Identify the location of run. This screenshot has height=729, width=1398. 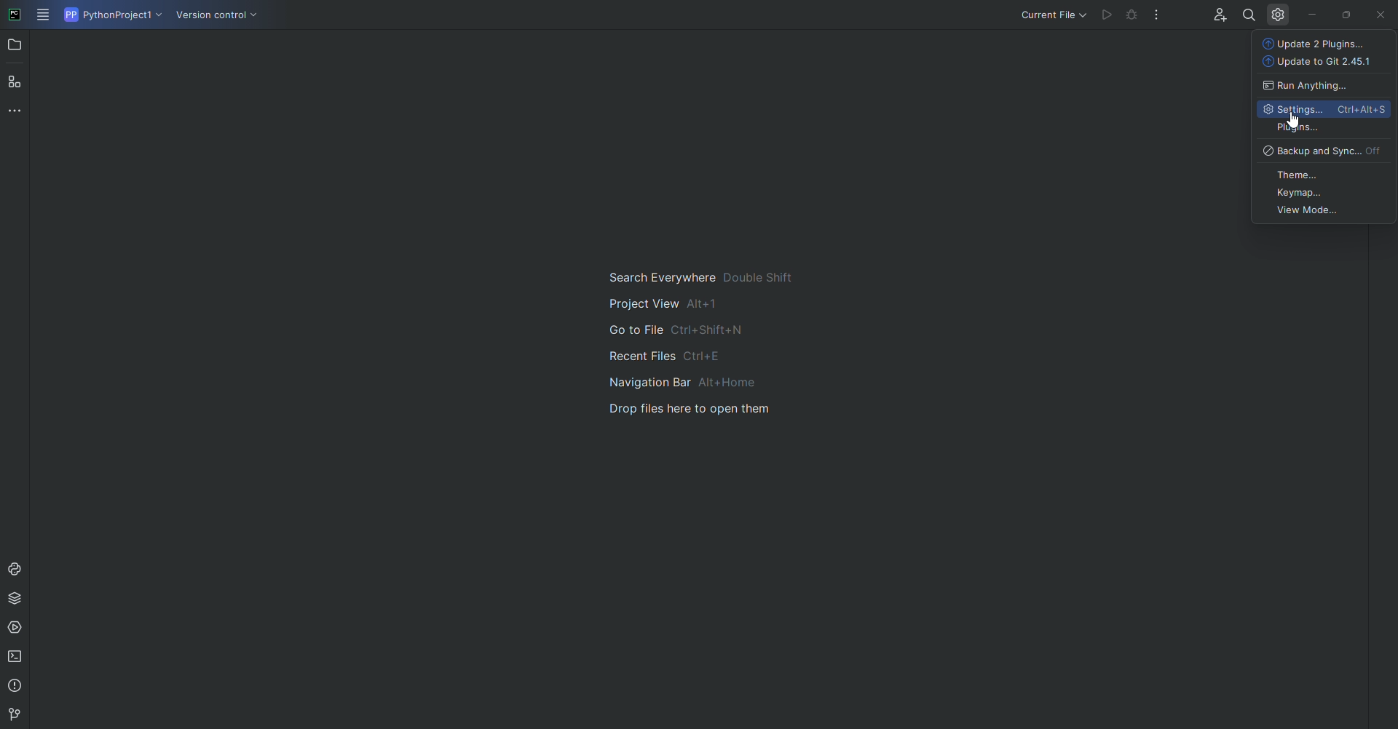
(1107, 17).